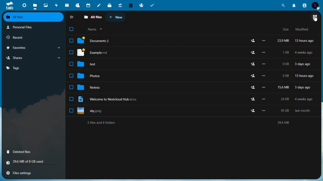 The height and width of the screenshot is (181, 323). I want to click on checkbox, so click(71, 64).